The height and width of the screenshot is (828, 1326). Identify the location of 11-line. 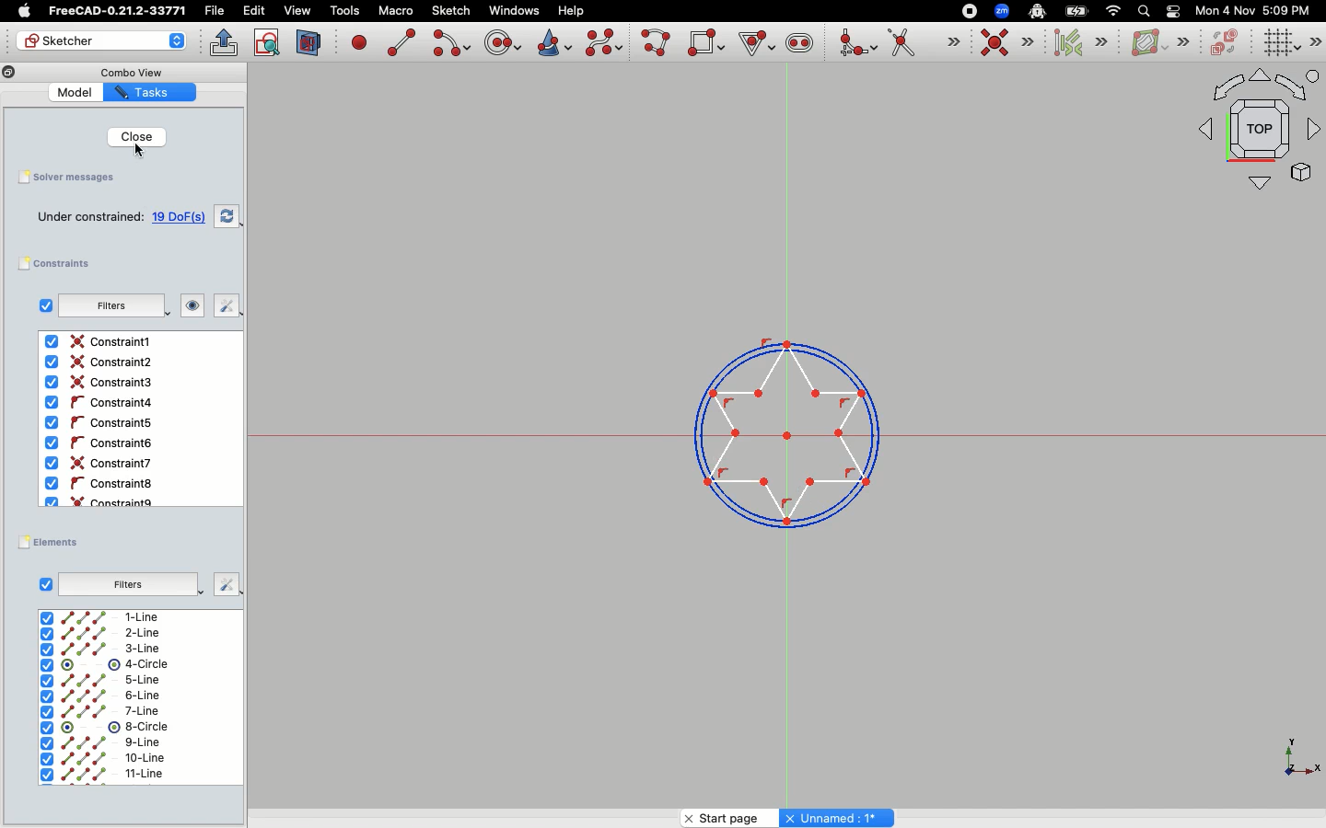
(101, 774).